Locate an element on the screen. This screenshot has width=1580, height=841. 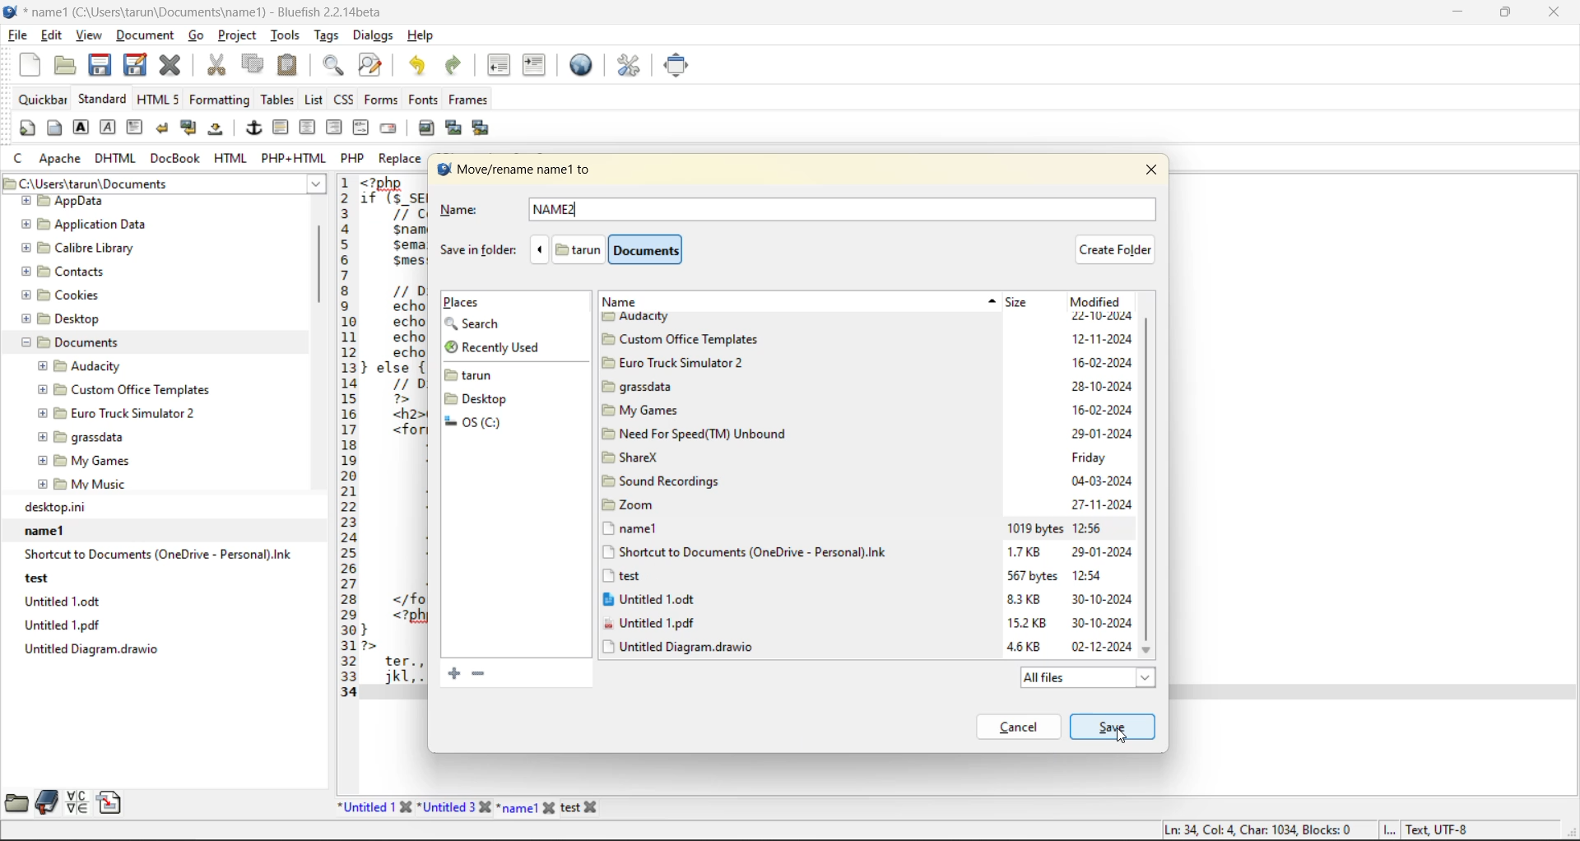
html comment is located at coordinates (361, 128).